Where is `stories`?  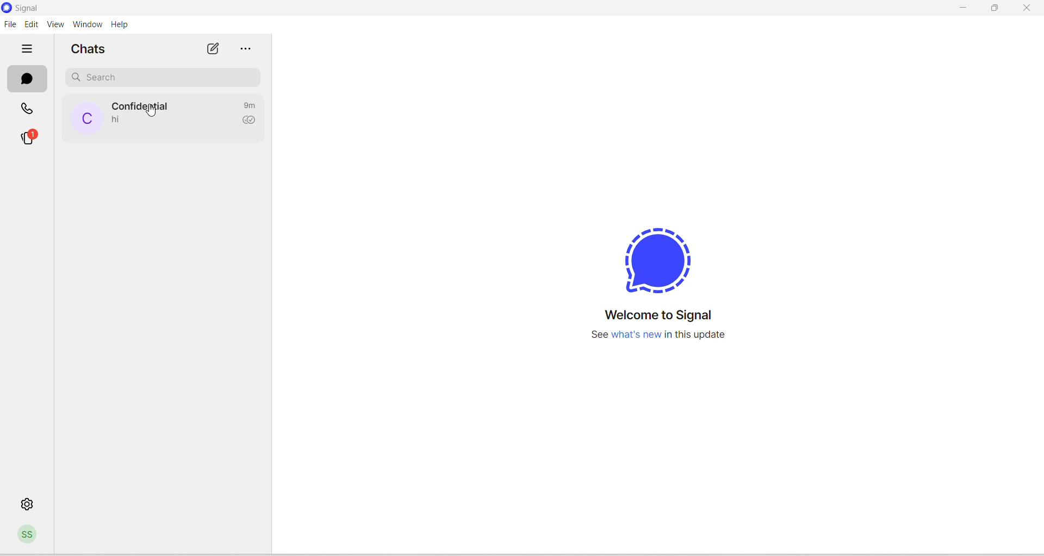 stories is located at coordinates (35, 137).